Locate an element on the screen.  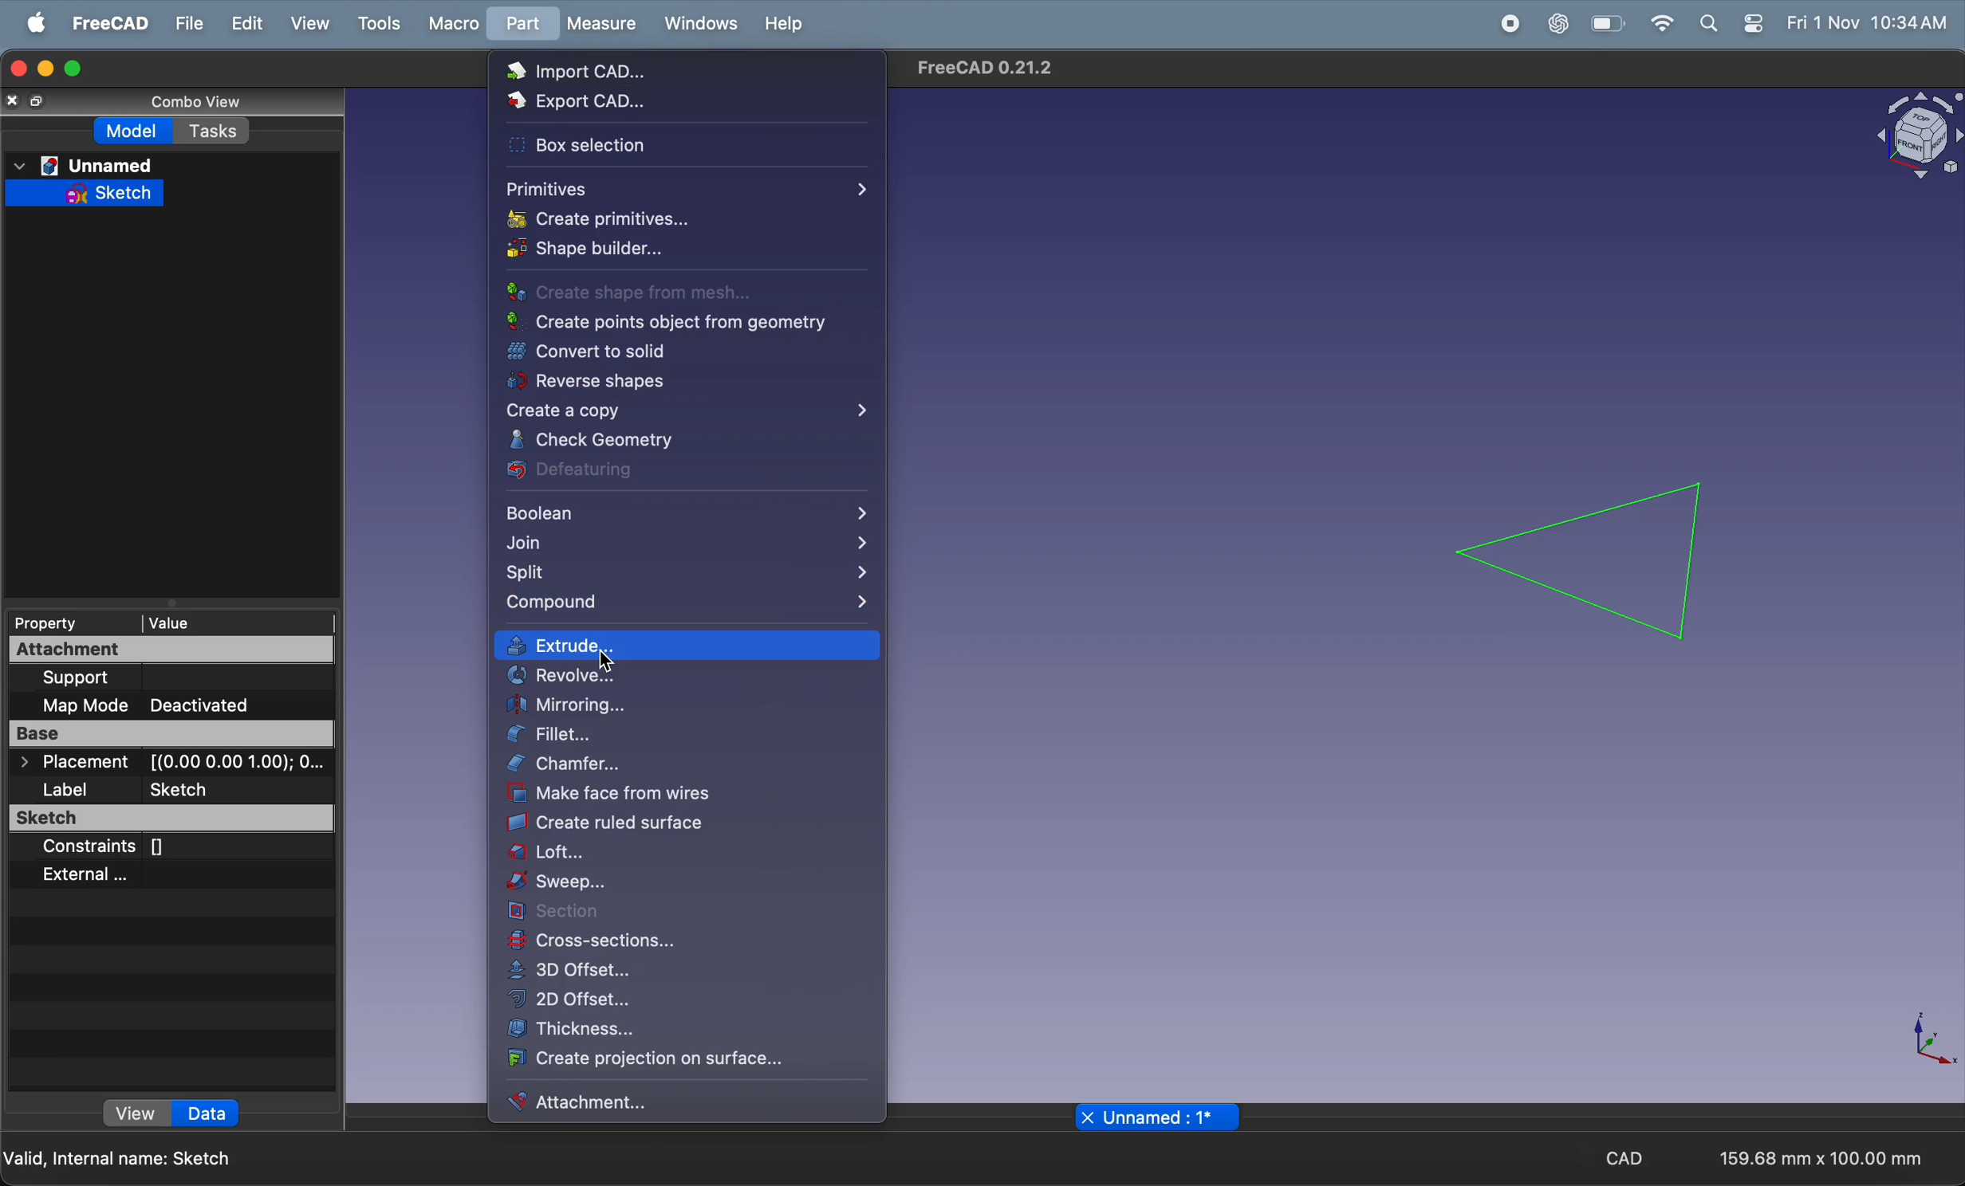
check geometry is located at coordinates (676, 442).